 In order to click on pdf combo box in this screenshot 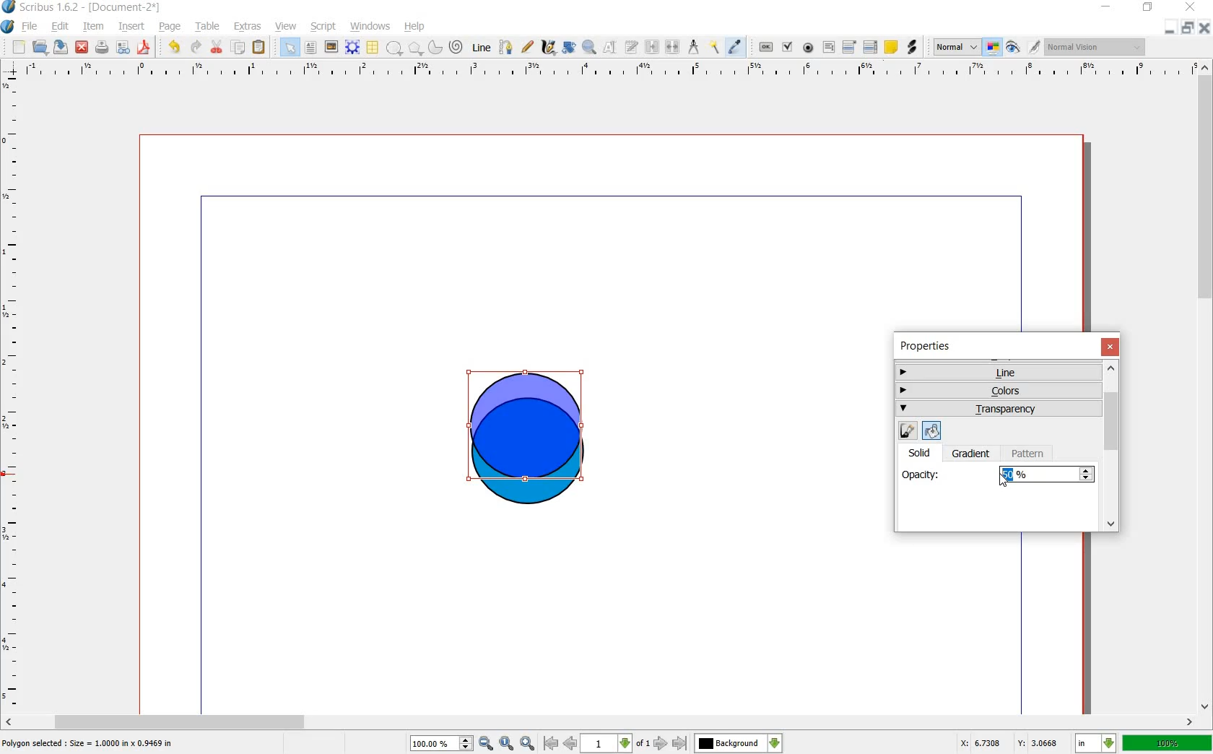, I will do `click(848, 47)`.